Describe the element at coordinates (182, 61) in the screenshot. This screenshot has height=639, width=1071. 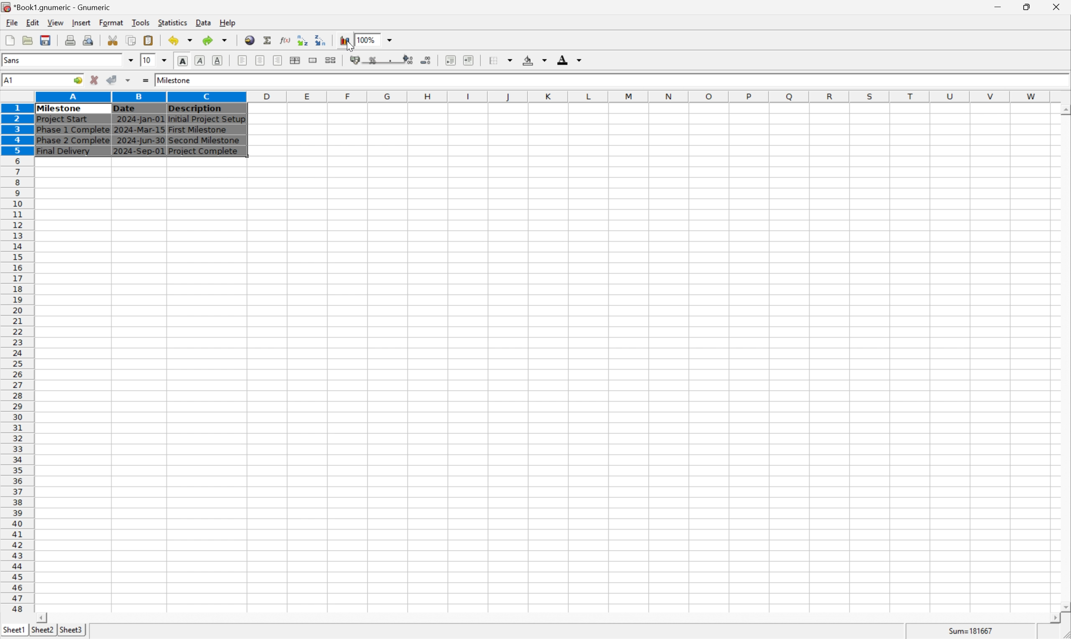
I see `bold` at that location.